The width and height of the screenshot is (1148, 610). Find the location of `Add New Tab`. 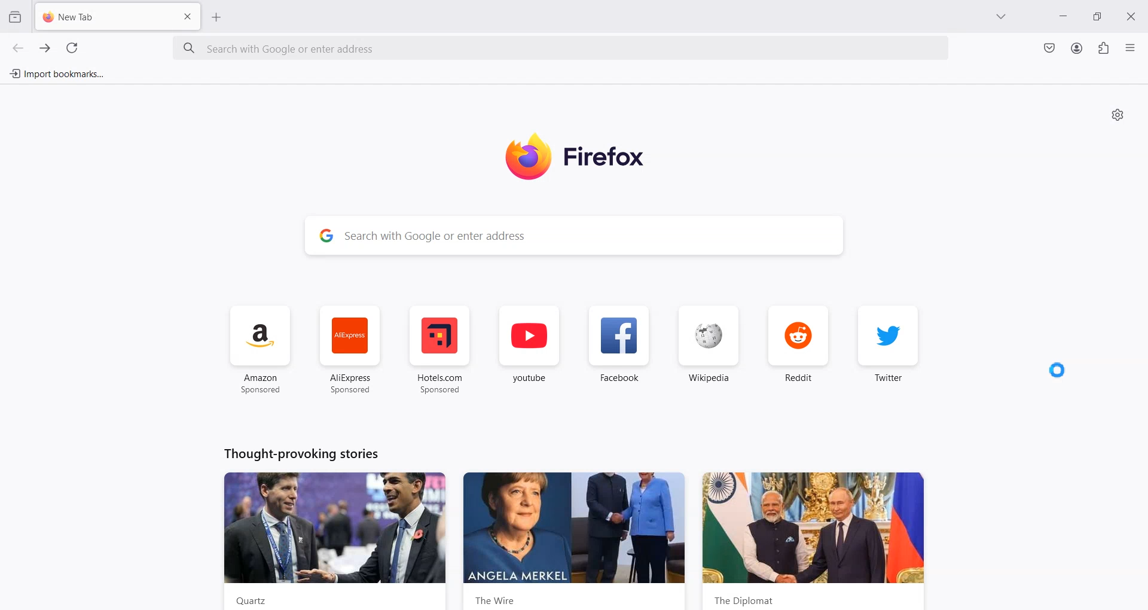

Add New Tab is located at coordinates (217, 17).